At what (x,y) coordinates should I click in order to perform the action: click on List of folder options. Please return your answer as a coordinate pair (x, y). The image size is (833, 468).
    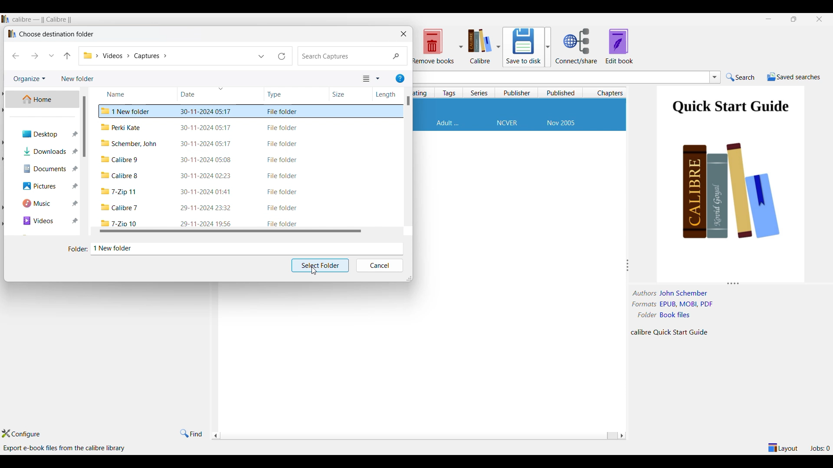
    Looking at the image, I should click on (262, 56).